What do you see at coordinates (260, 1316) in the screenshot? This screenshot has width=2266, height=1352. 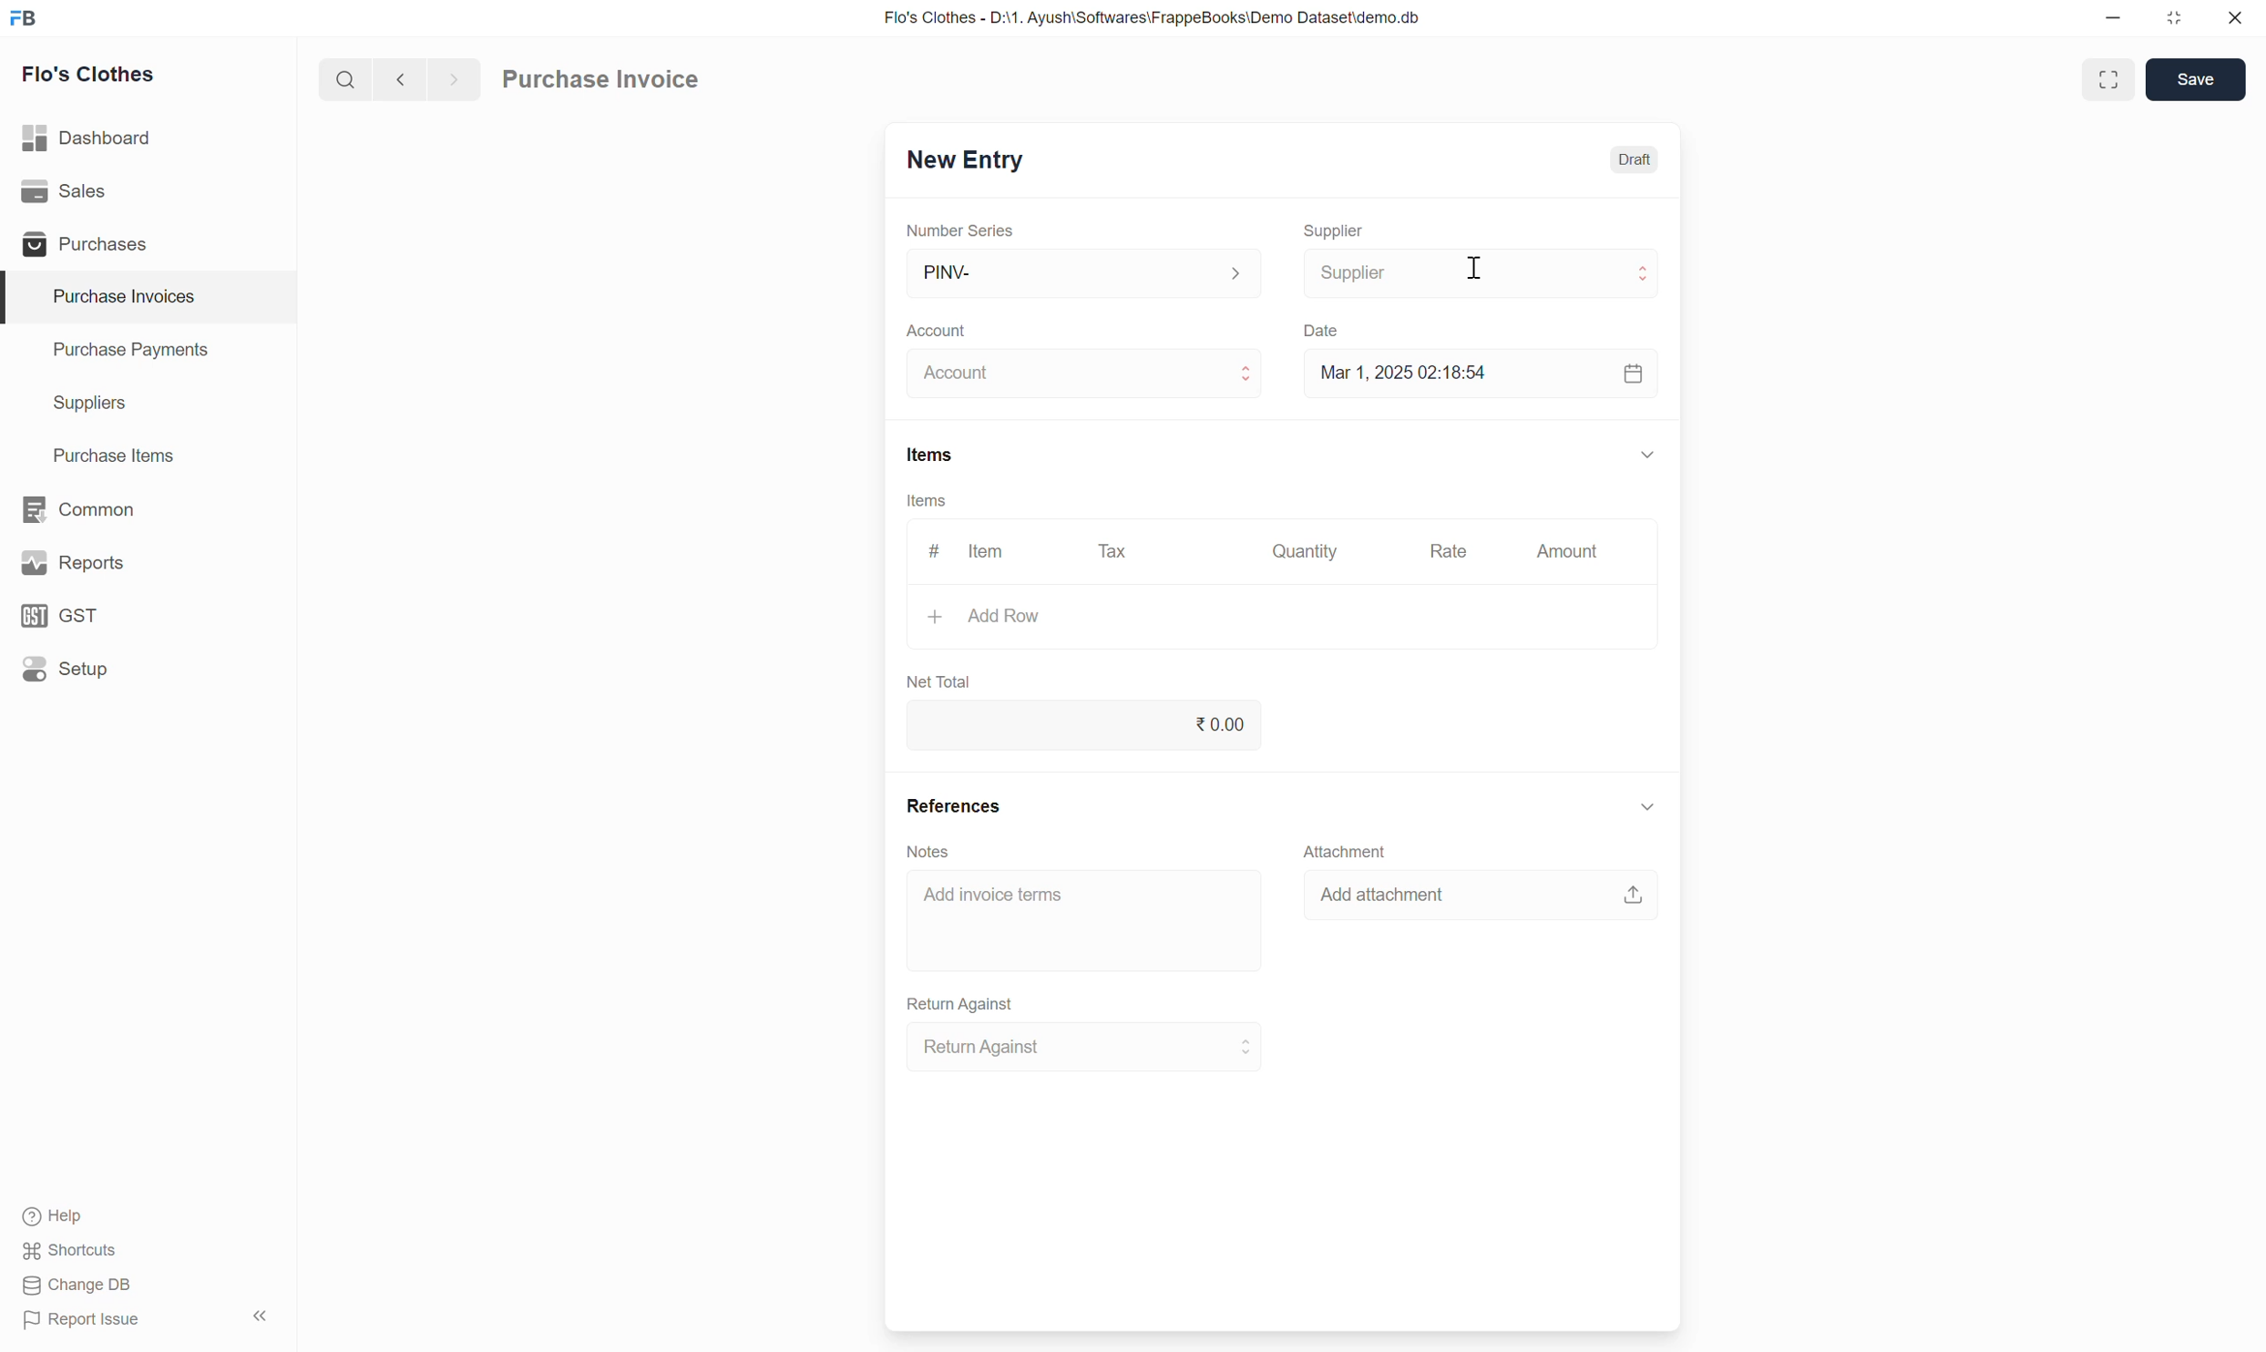 I see `Collapse` at bounding box center [260, 1316].